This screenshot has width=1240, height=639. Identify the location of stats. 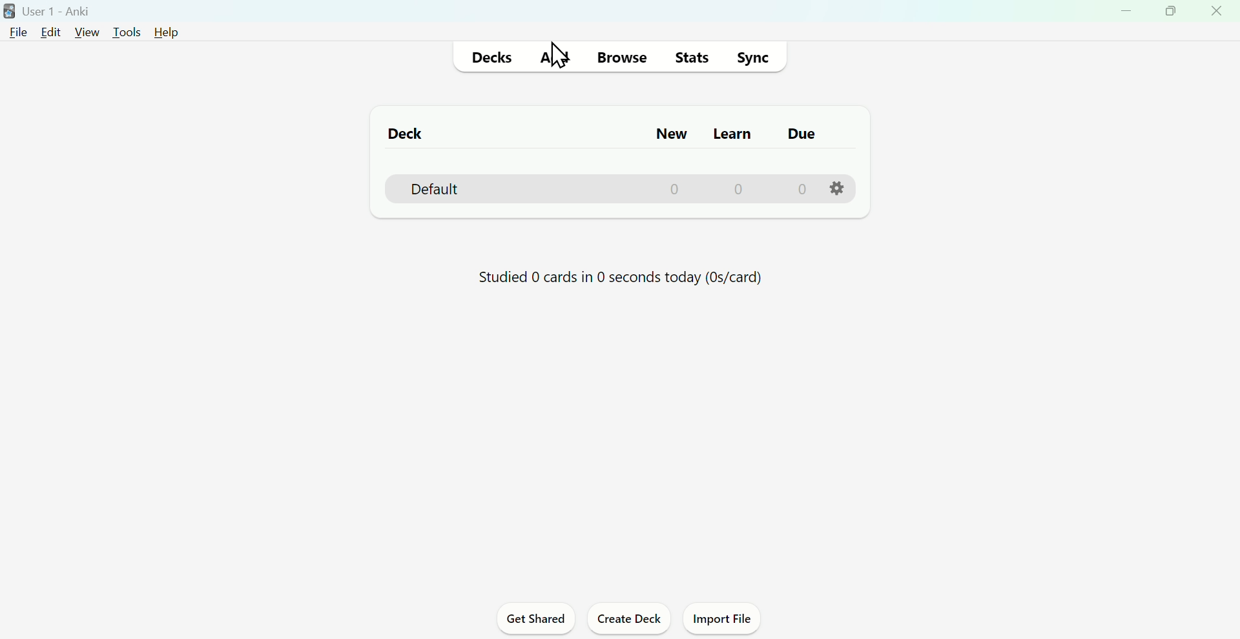
(690, 57).